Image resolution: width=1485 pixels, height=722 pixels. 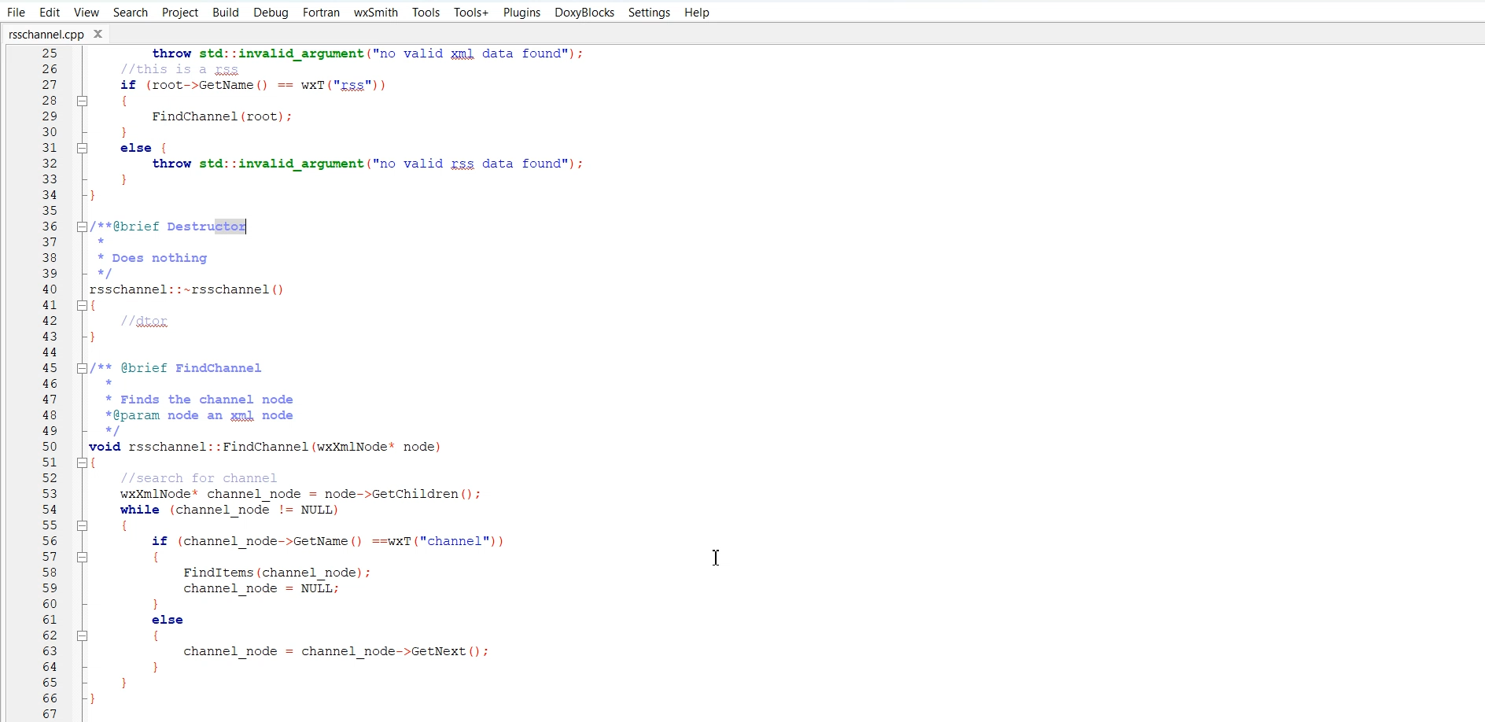 I want to click on Collapse, so click(x=83, y=637).